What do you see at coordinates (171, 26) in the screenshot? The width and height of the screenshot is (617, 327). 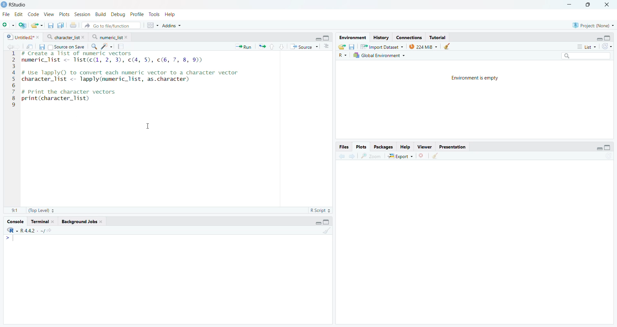 I see `Addins` at bounding box center [171, 26].